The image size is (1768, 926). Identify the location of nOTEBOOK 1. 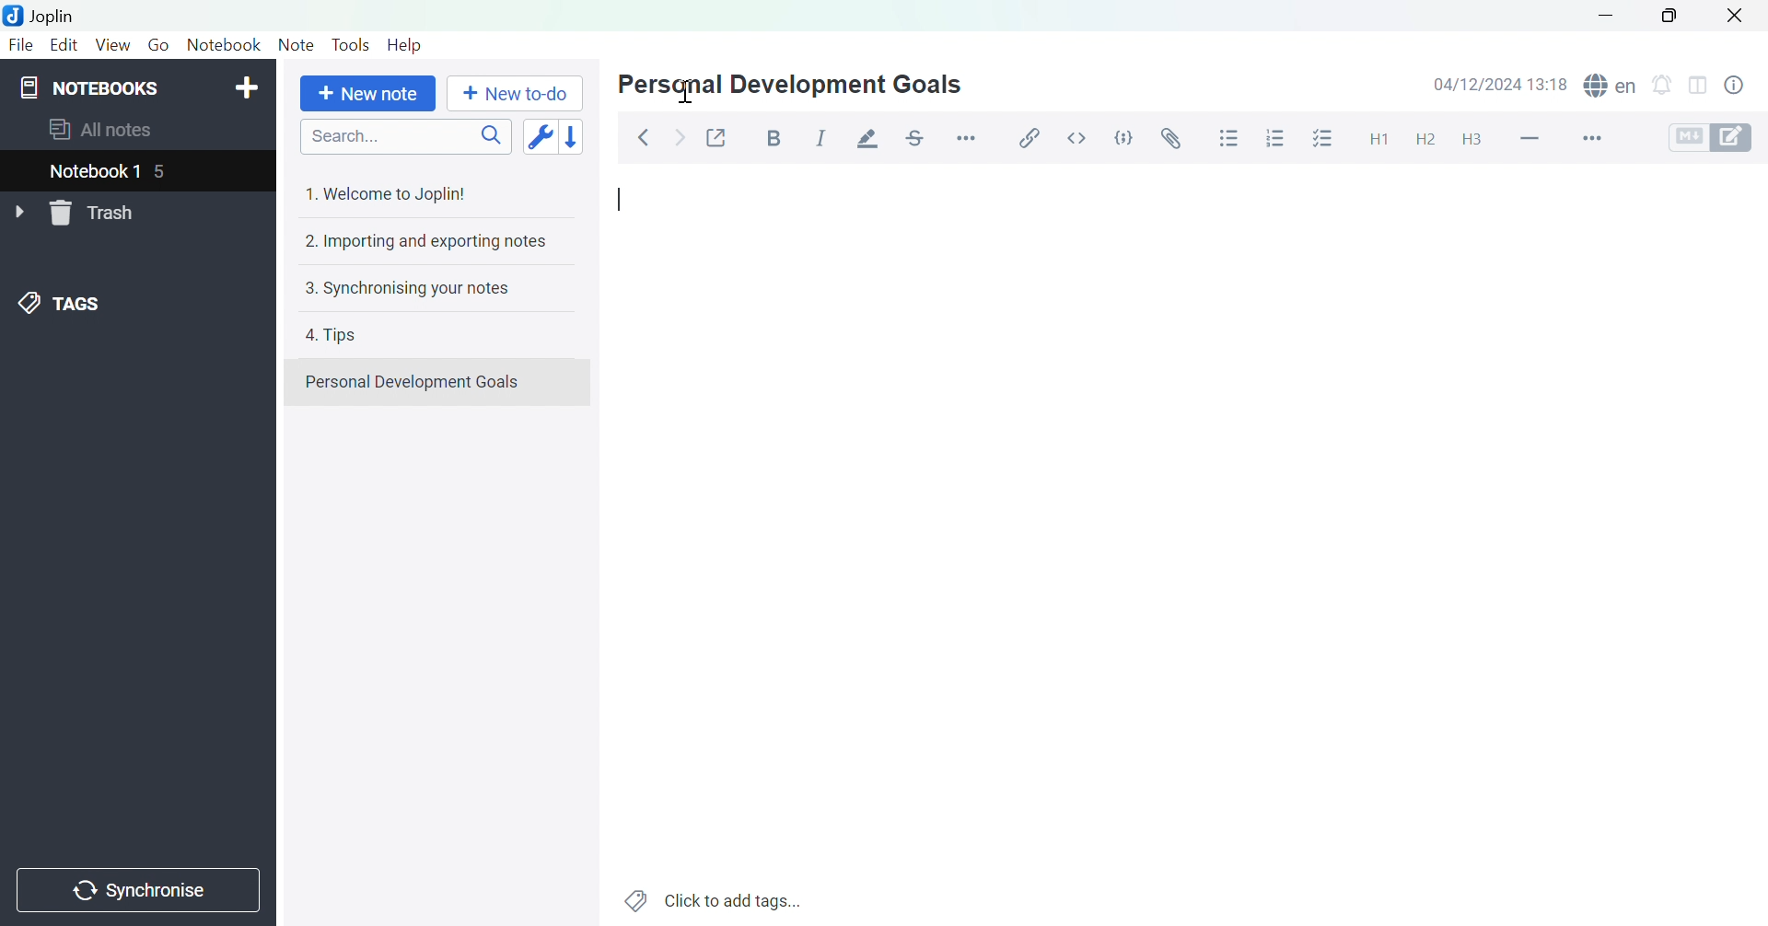
(97, 171).